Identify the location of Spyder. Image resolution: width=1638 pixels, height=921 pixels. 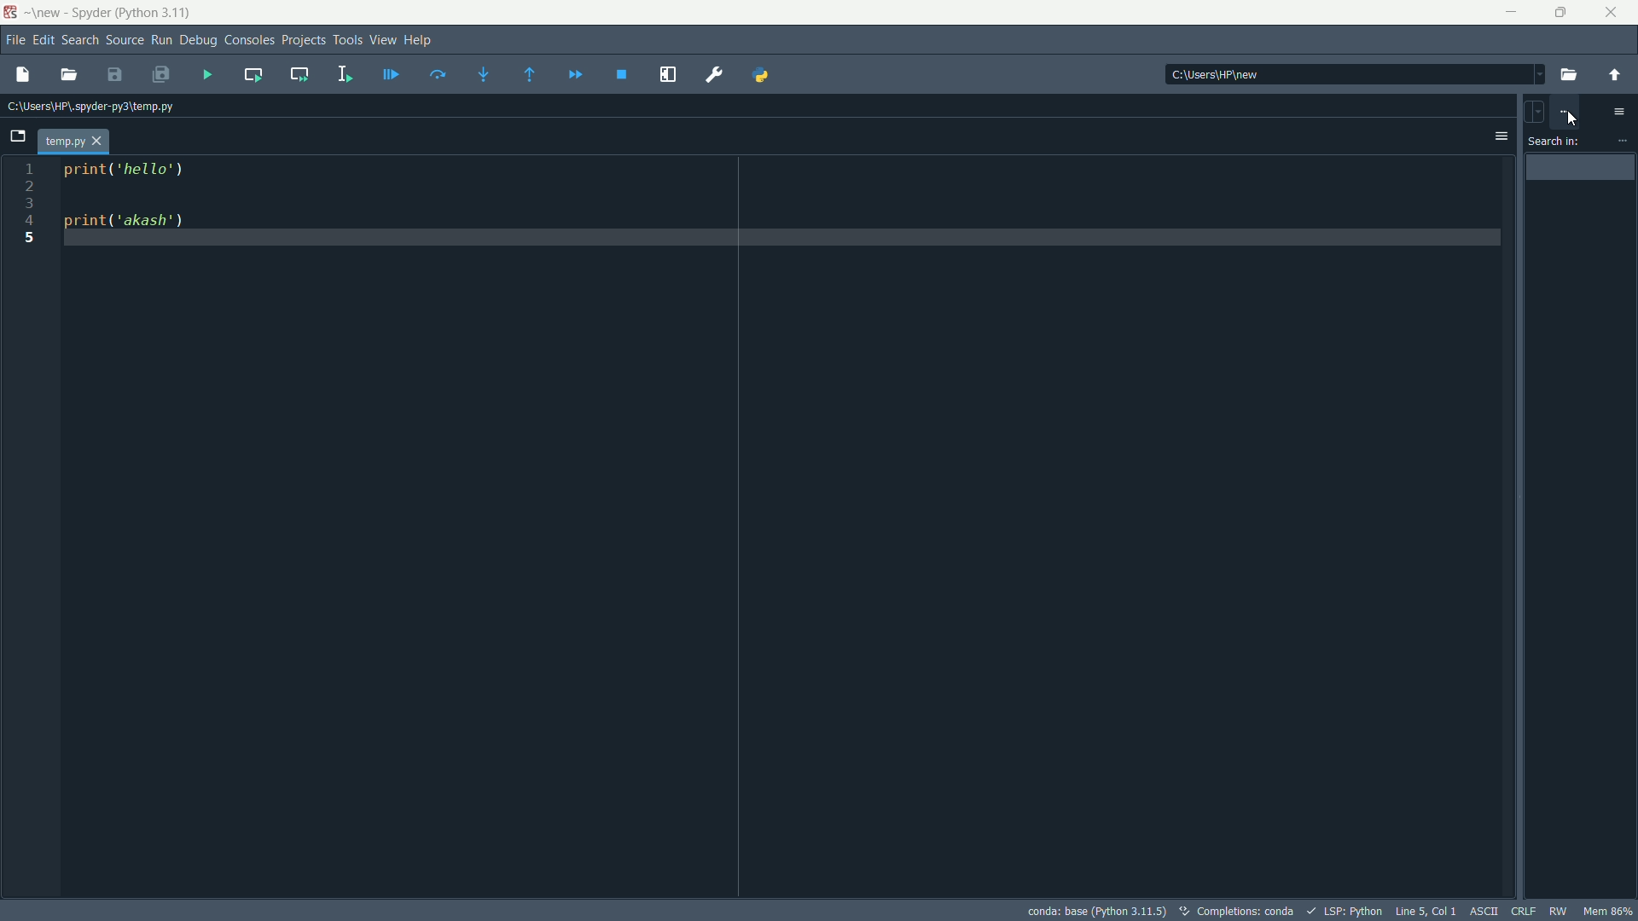
(90, 13).